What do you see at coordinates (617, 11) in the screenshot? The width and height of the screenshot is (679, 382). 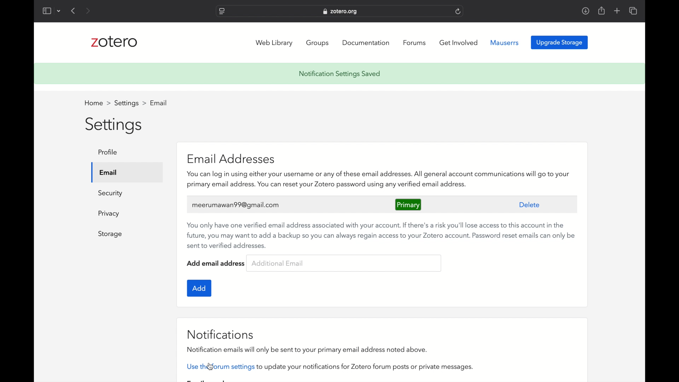 I see `new tab` at bounding box center [617, 11].